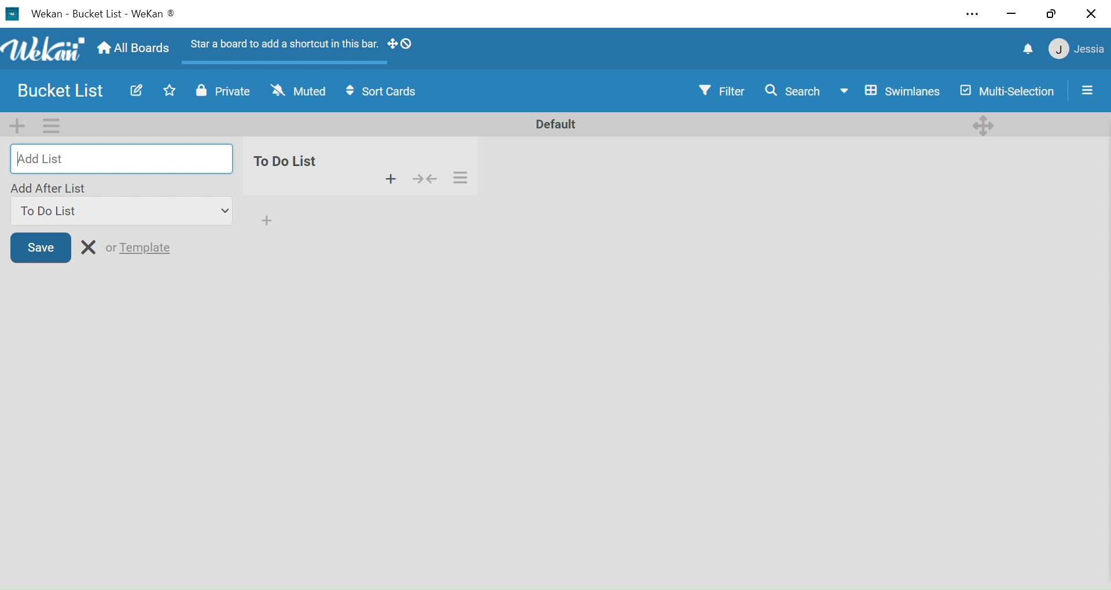 The height and width of the screenshot is (590, 1111). I want to click on Swimlane name, so click(554, 123).